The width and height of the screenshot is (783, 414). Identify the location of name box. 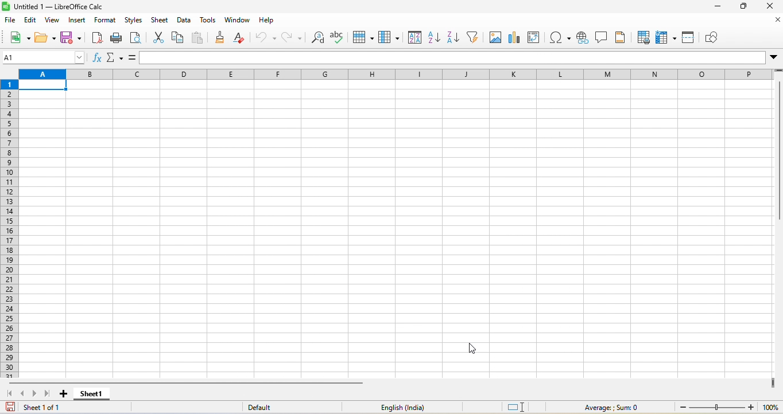
(44, 57).